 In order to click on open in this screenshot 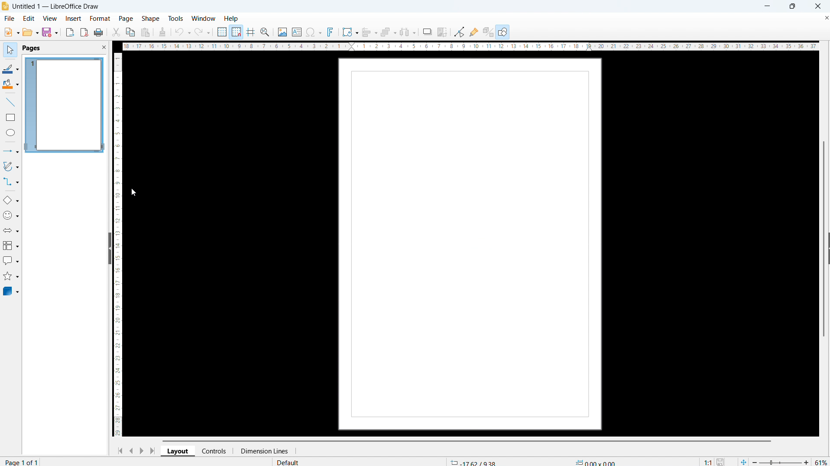, I will do `click(31, 32)`.